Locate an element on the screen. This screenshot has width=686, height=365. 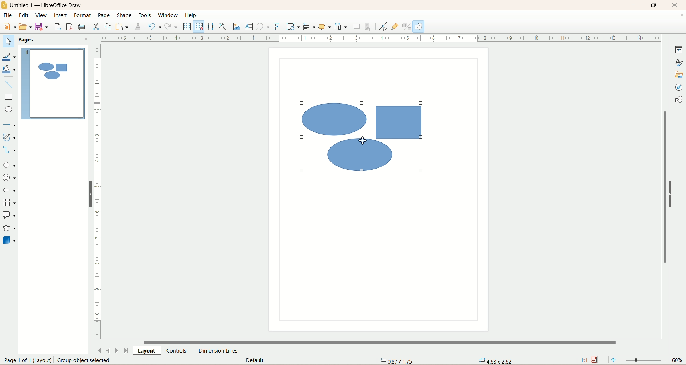
close is located at coordinates (676, 5).